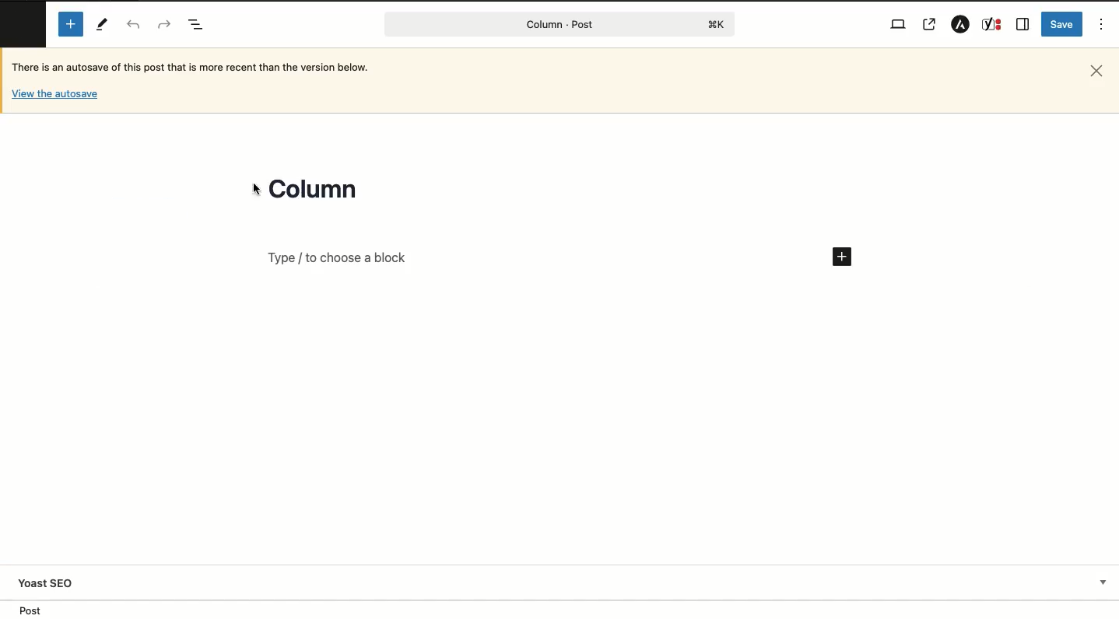 Image resolution: width=1119 pixels, height=619 pixels. What do you see at coordinates (1062, 24) in the screenshot?
I see `Save` at bounding box center [1062, 24].